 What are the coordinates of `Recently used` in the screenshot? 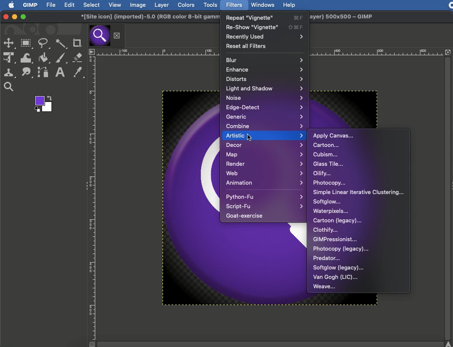 It's located at (264, 36).